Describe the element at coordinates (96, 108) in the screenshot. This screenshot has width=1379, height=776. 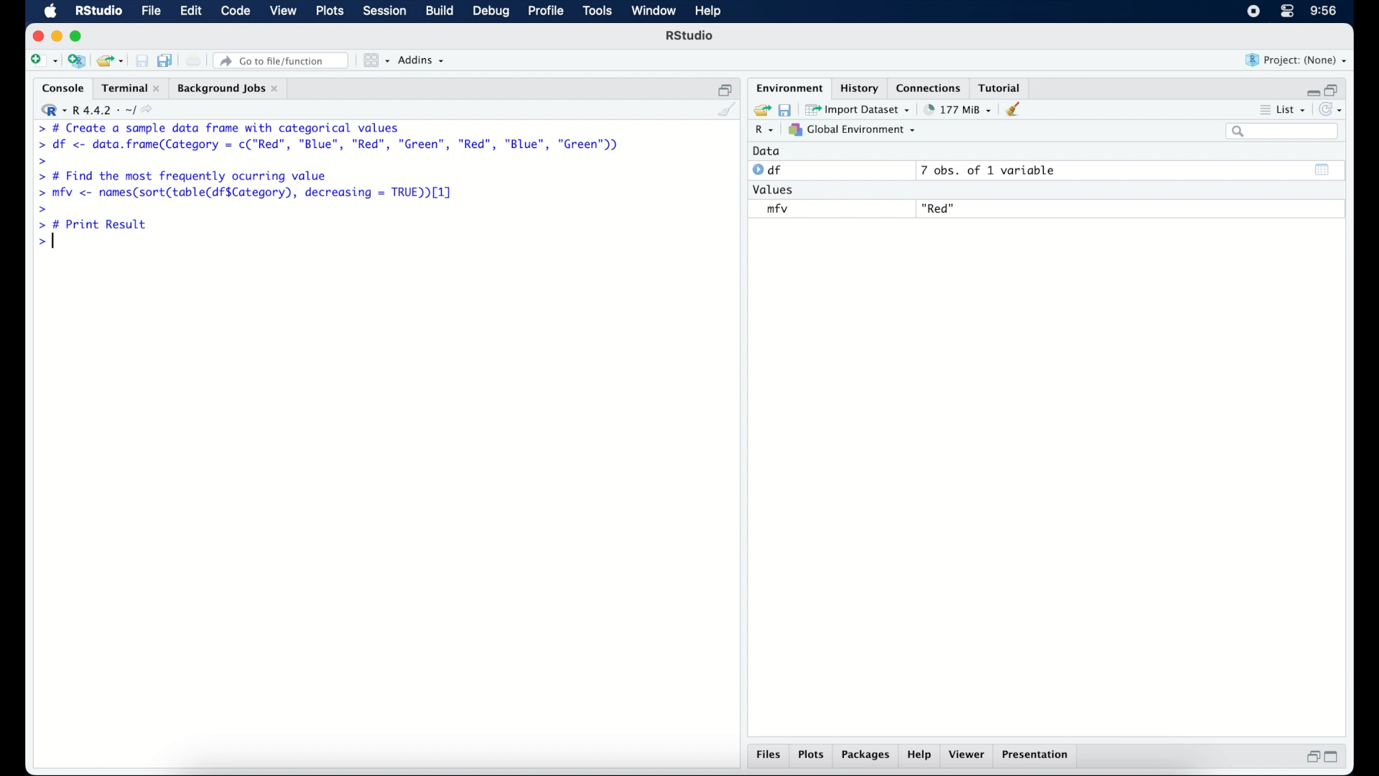
I see `R 4.4.2` at that location.